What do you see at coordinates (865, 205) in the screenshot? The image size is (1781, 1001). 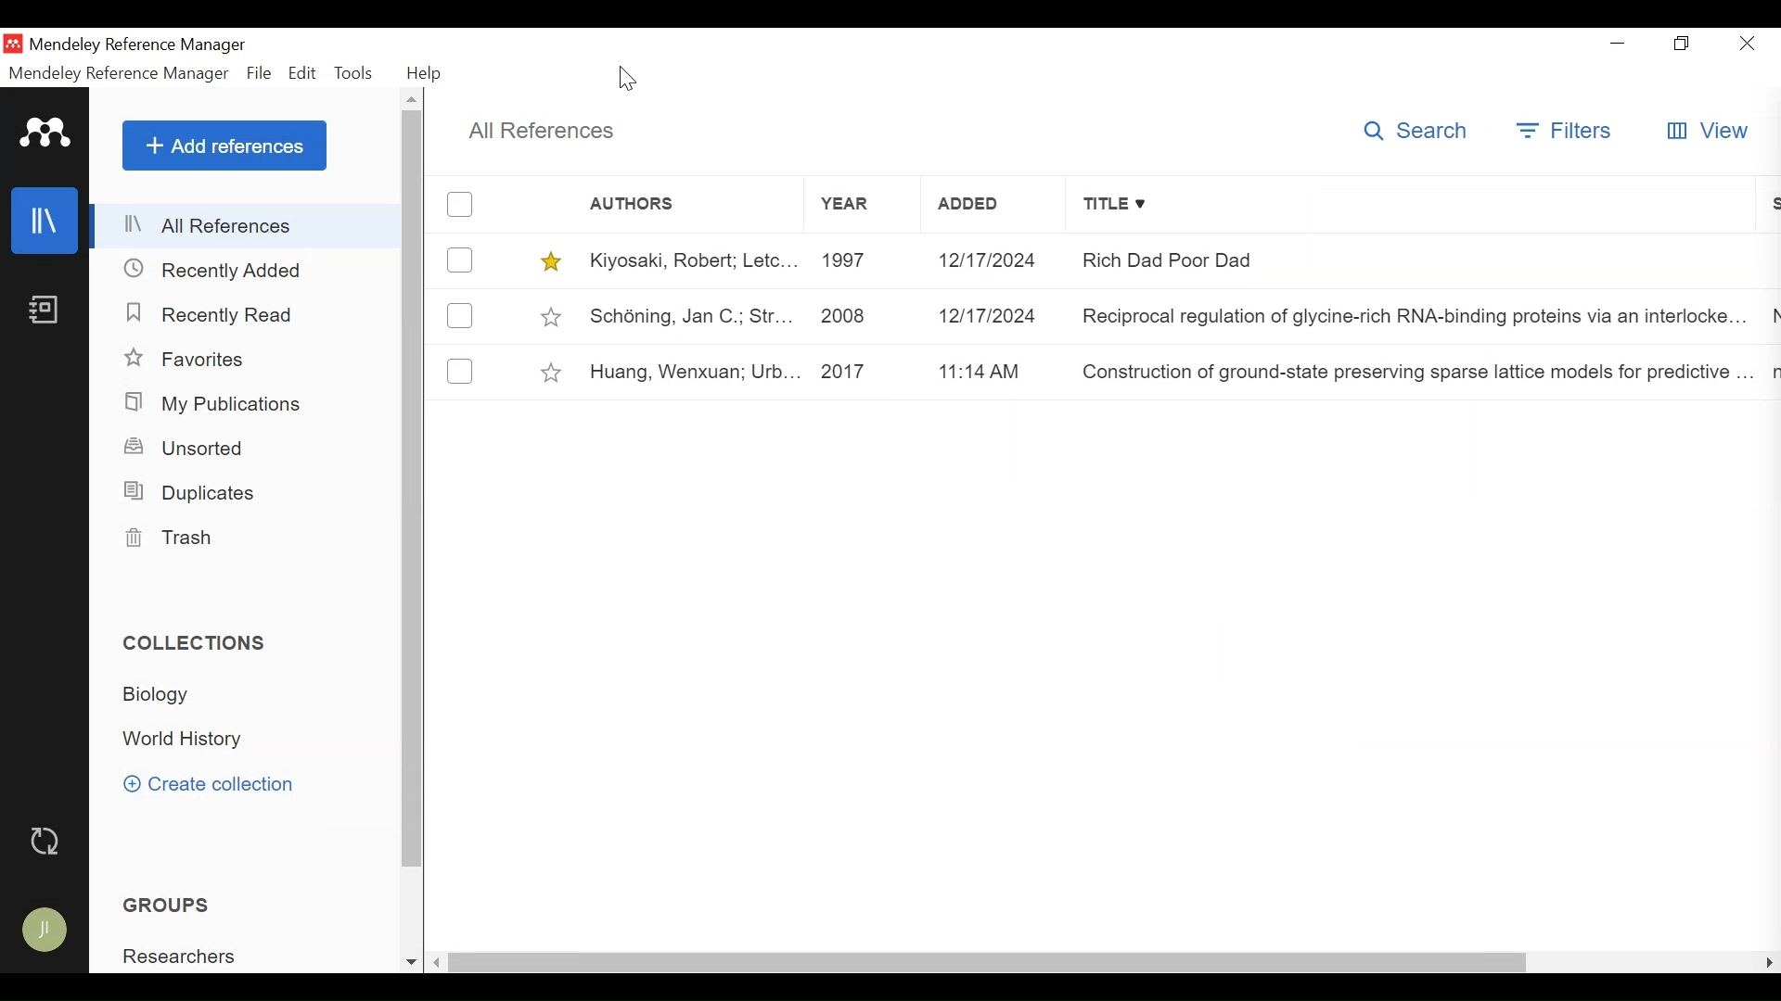 I see `Year` at bounding box center [865, 205].